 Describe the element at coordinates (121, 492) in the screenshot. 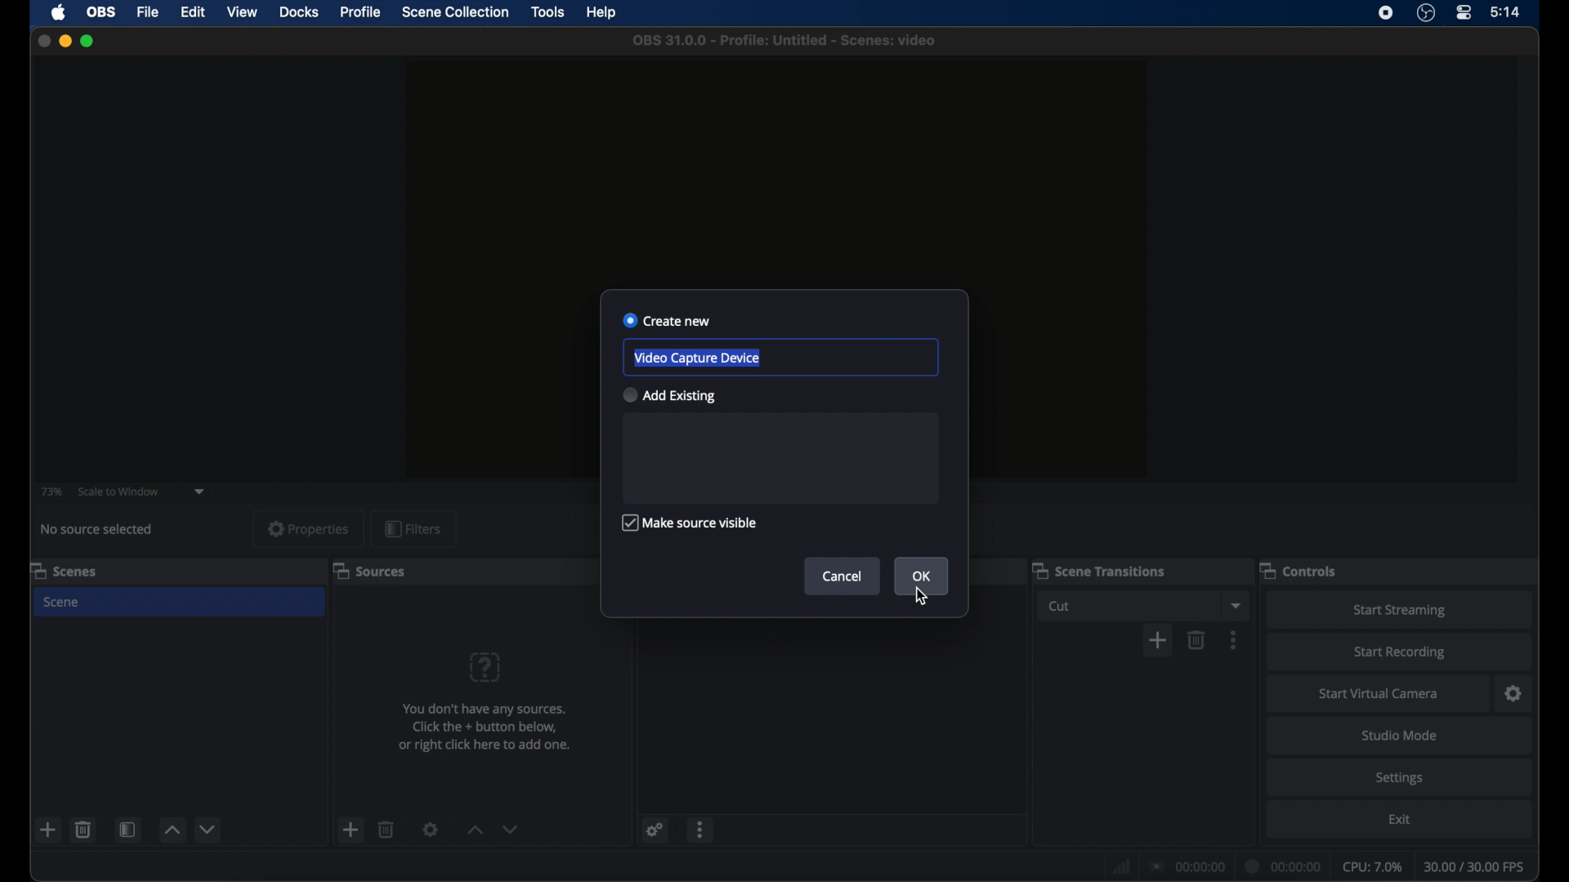

I see `scale to window` at that location.